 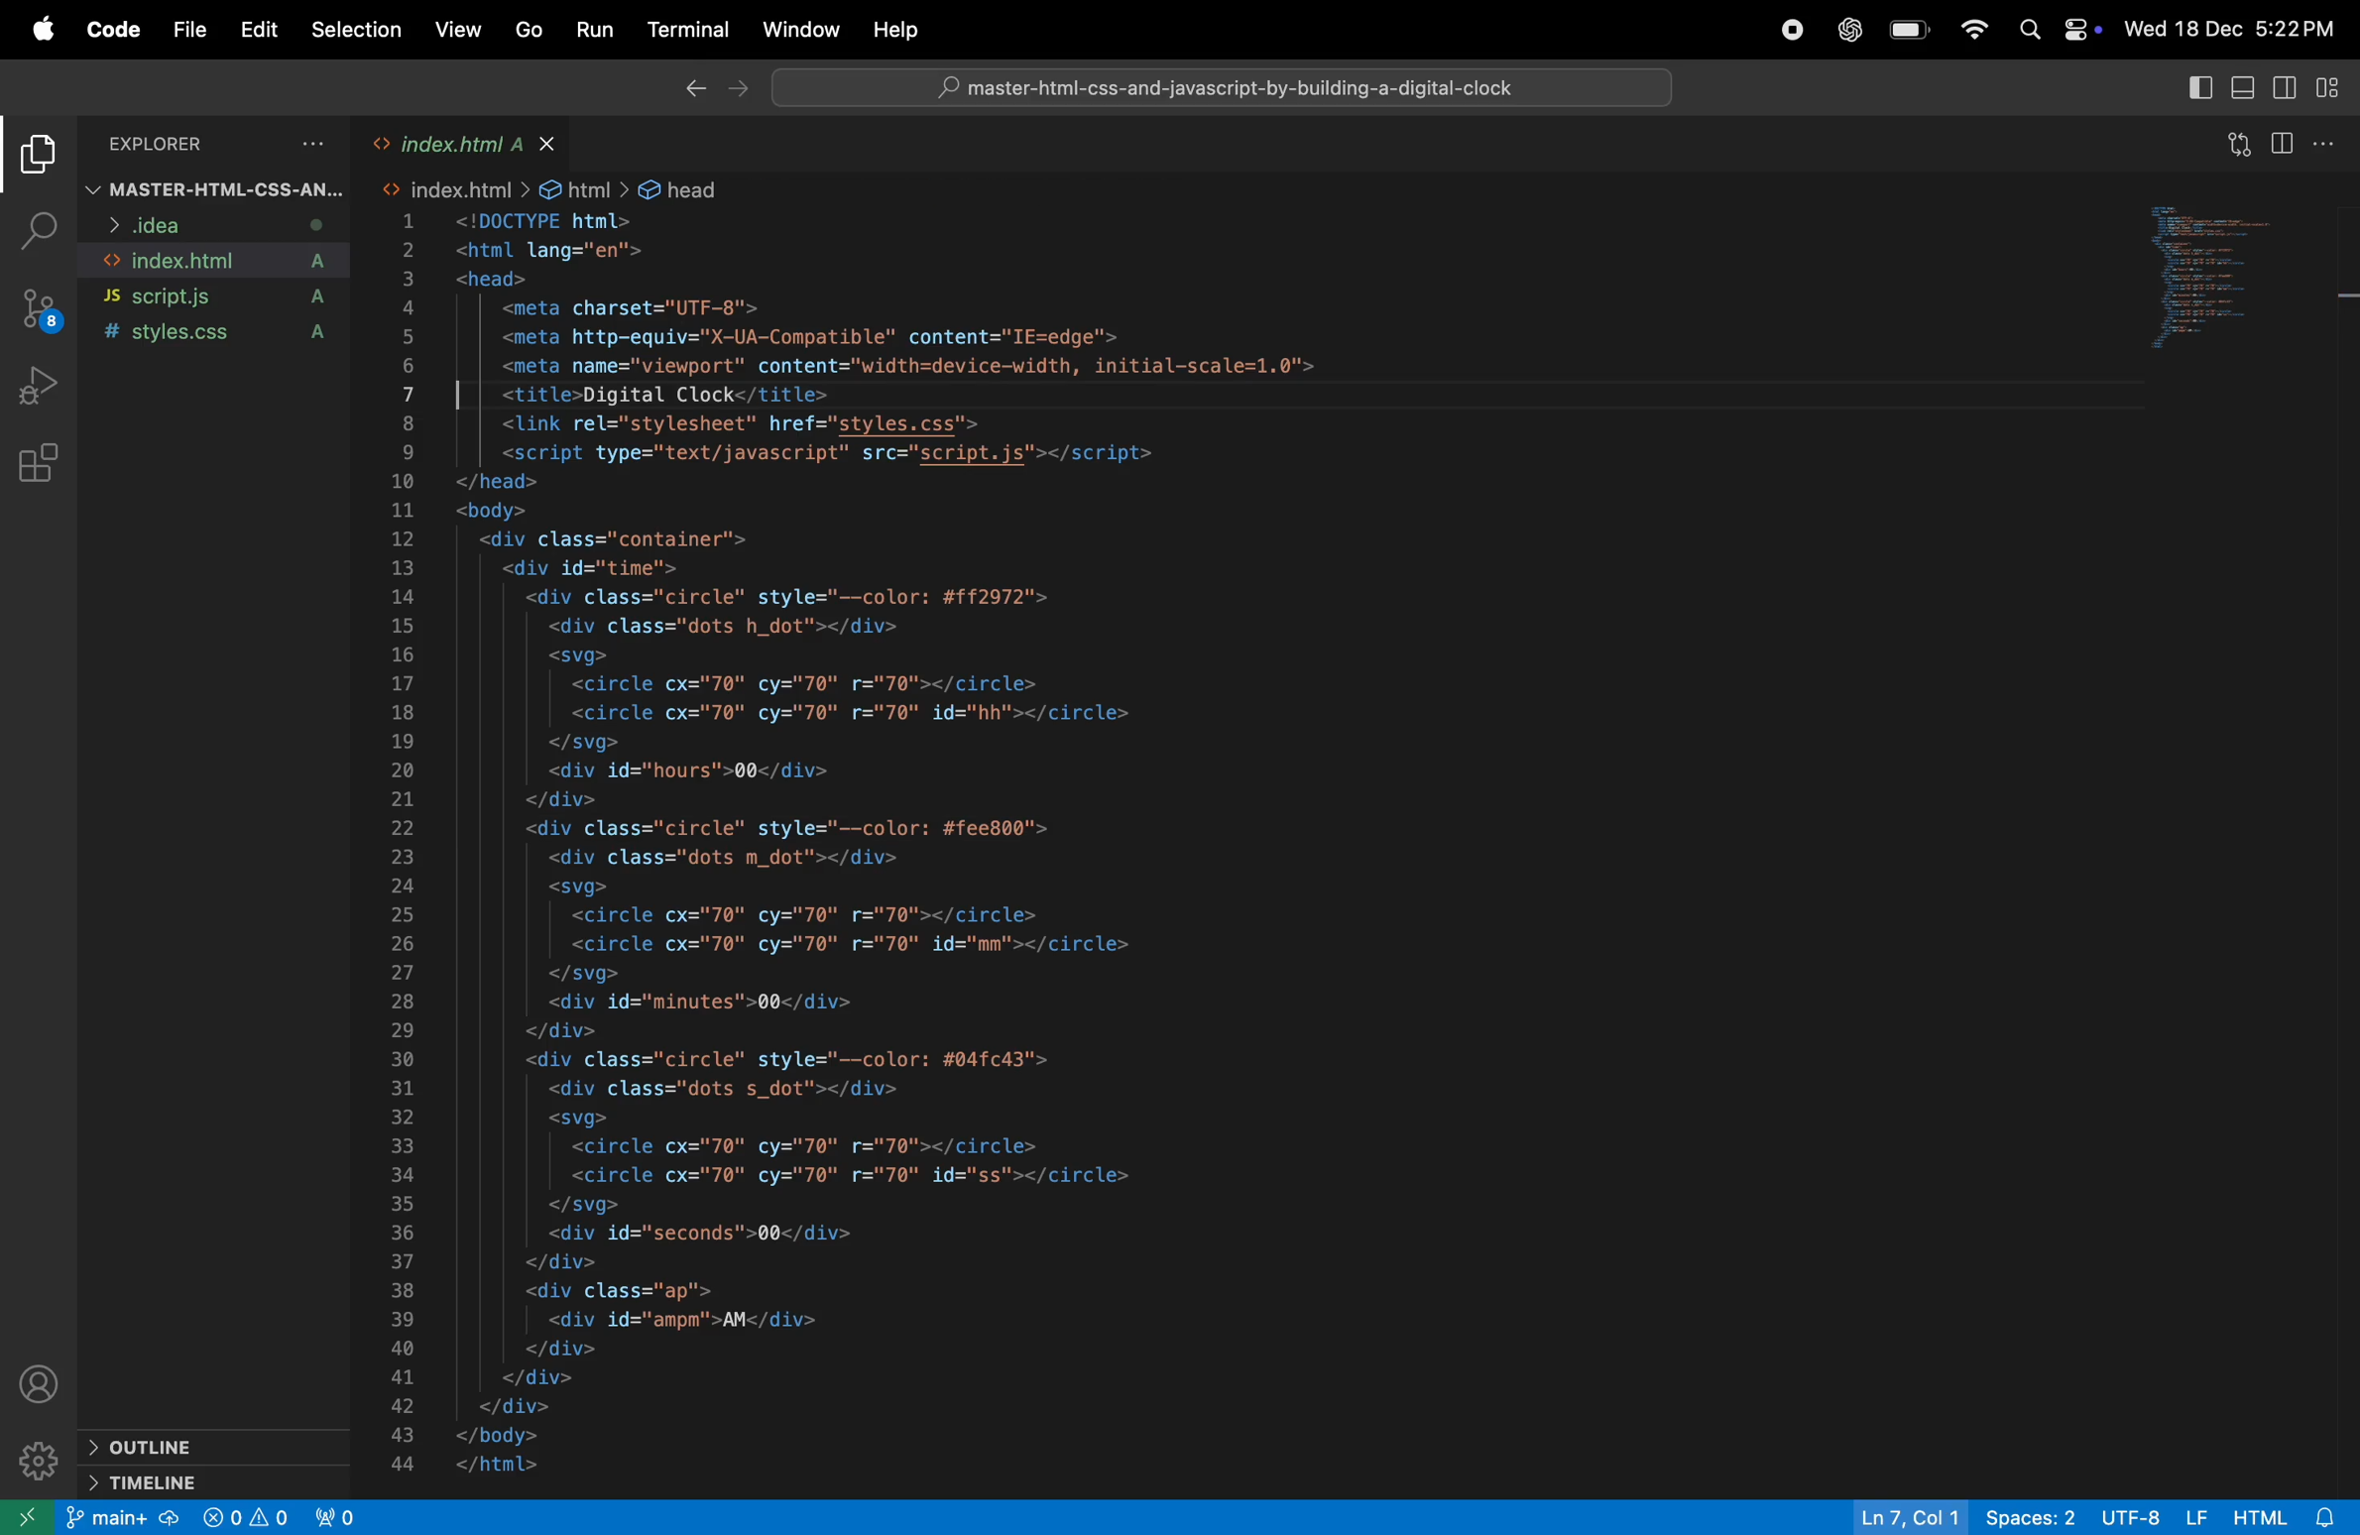 What do you see at coordinates (556, 139) in the screenshot?
I see `close` at bounding box center [556, 139].